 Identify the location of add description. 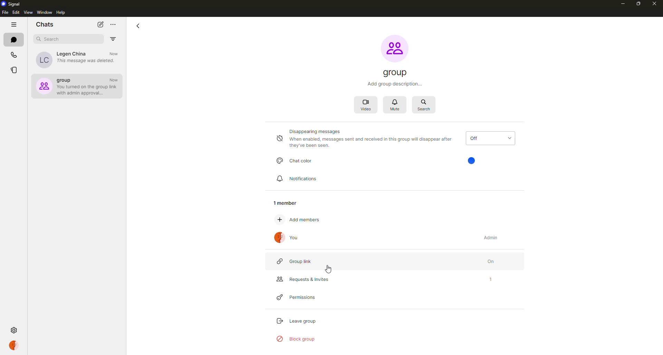
(396, 84).